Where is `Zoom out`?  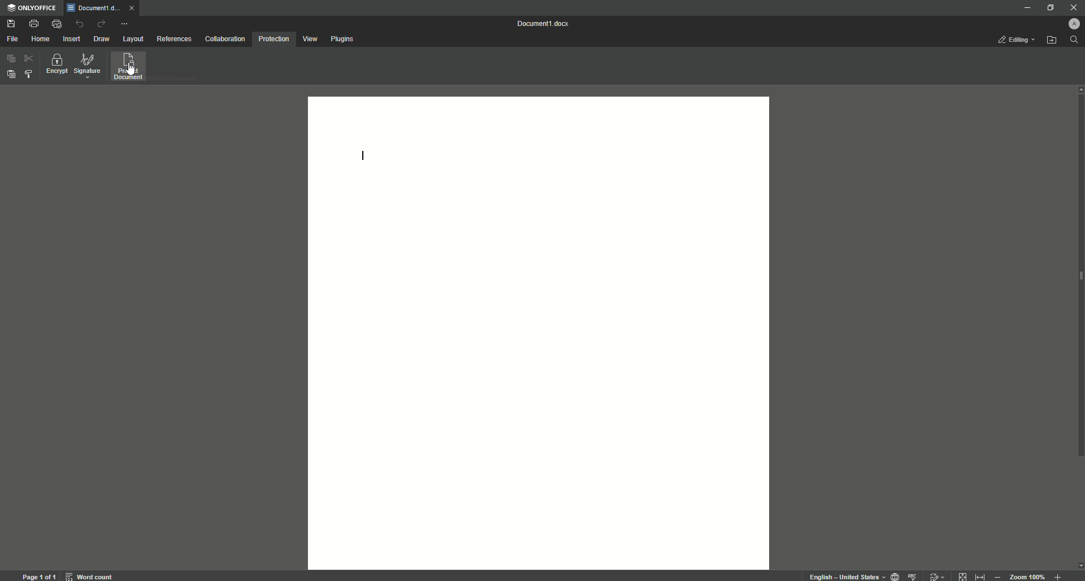
Zoom out is located at coordinates (997, 575).